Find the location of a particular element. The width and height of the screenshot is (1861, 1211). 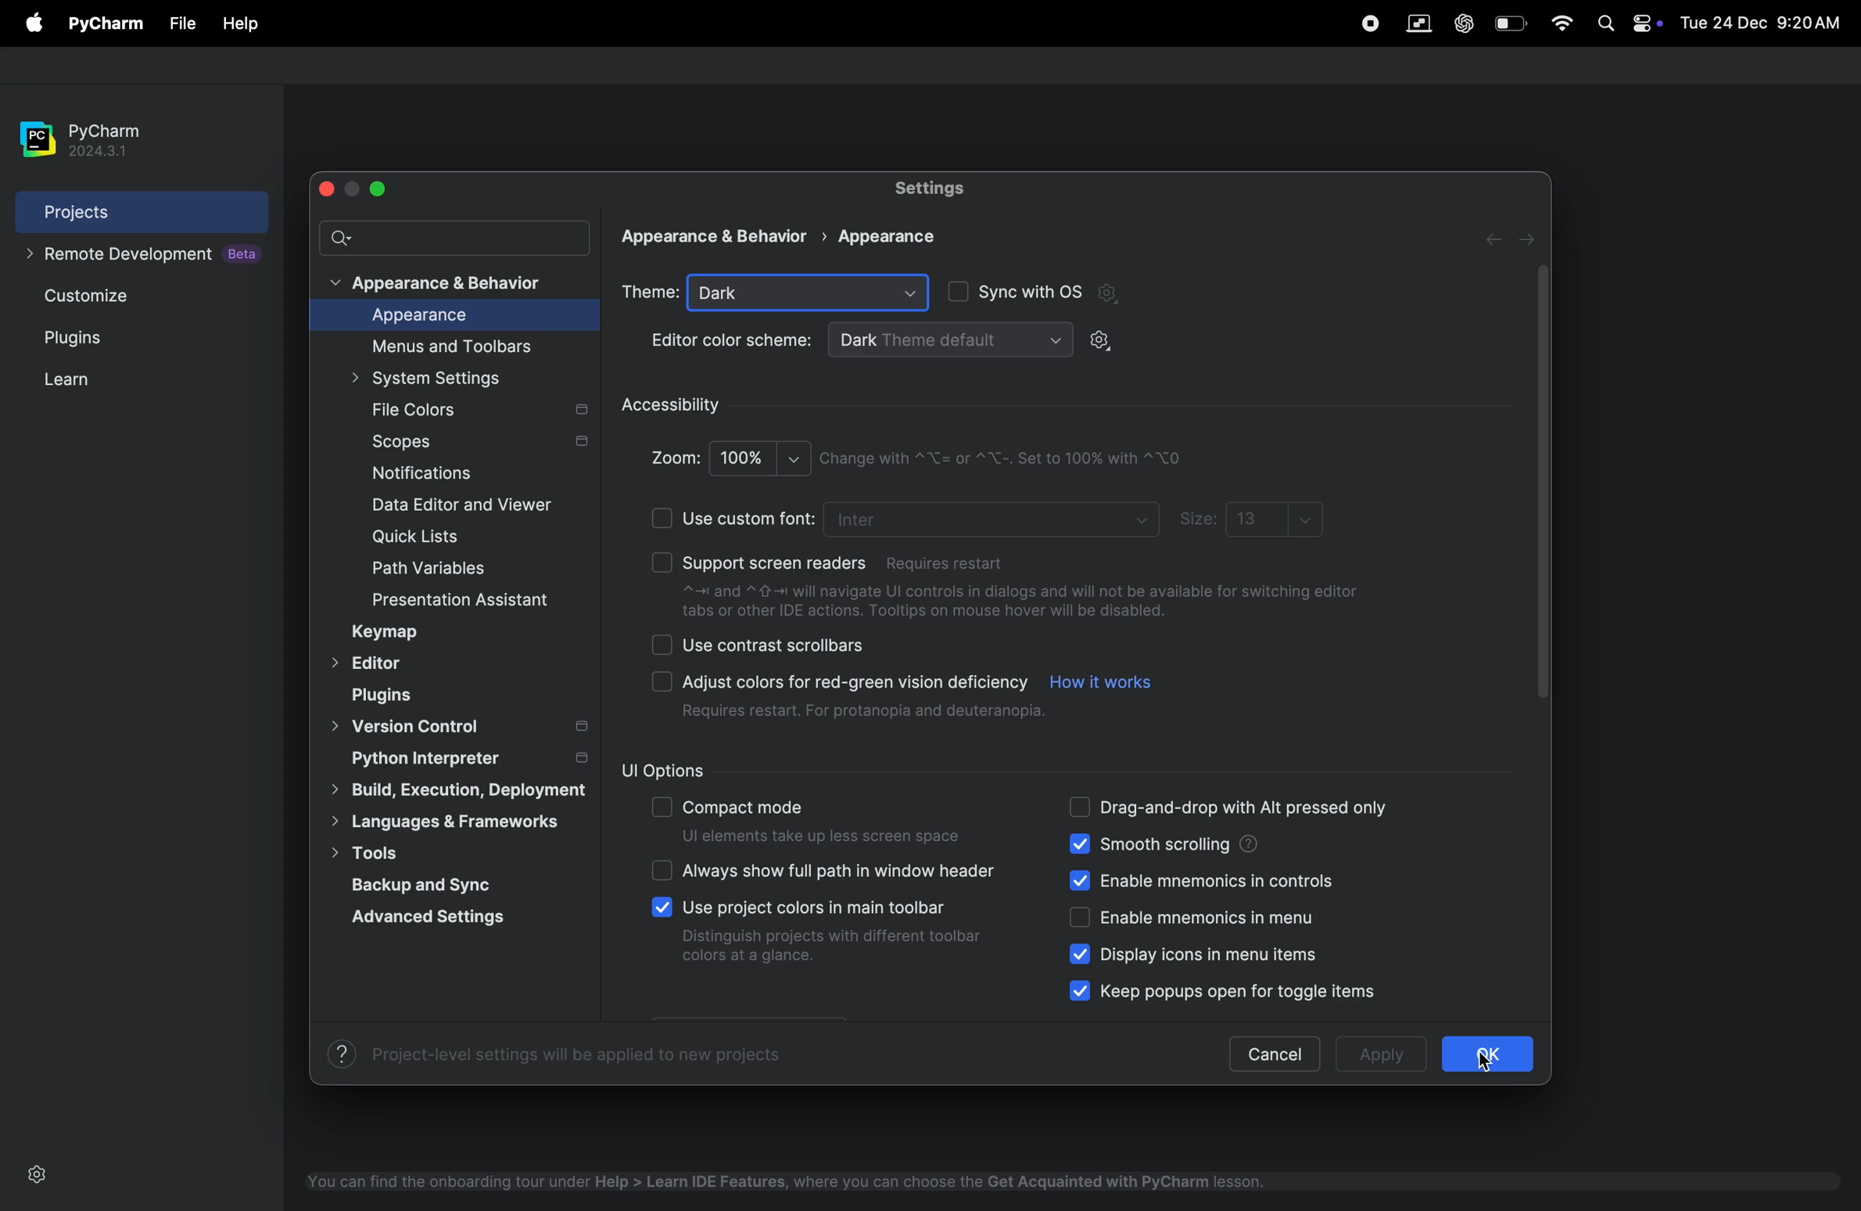

File is located at coordinates (181, 24).